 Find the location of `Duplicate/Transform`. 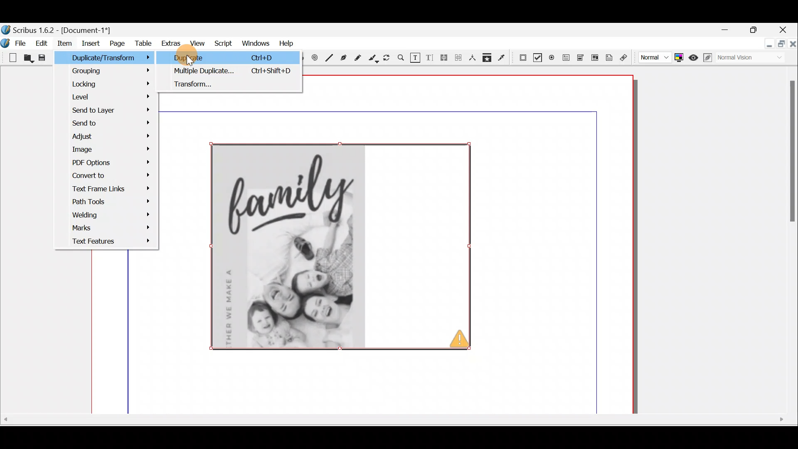

Duplicate/Transform is located at coordinates (113, 60).